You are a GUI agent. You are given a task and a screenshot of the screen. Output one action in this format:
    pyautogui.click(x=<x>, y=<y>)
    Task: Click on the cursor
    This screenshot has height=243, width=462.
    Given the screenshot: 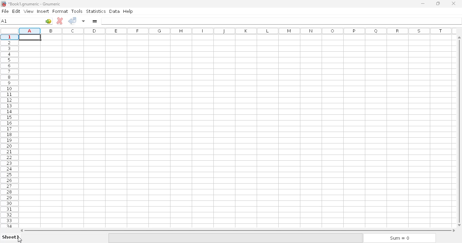 What is the action you would take?
    pyautogui.click(x=20, y=240)
    